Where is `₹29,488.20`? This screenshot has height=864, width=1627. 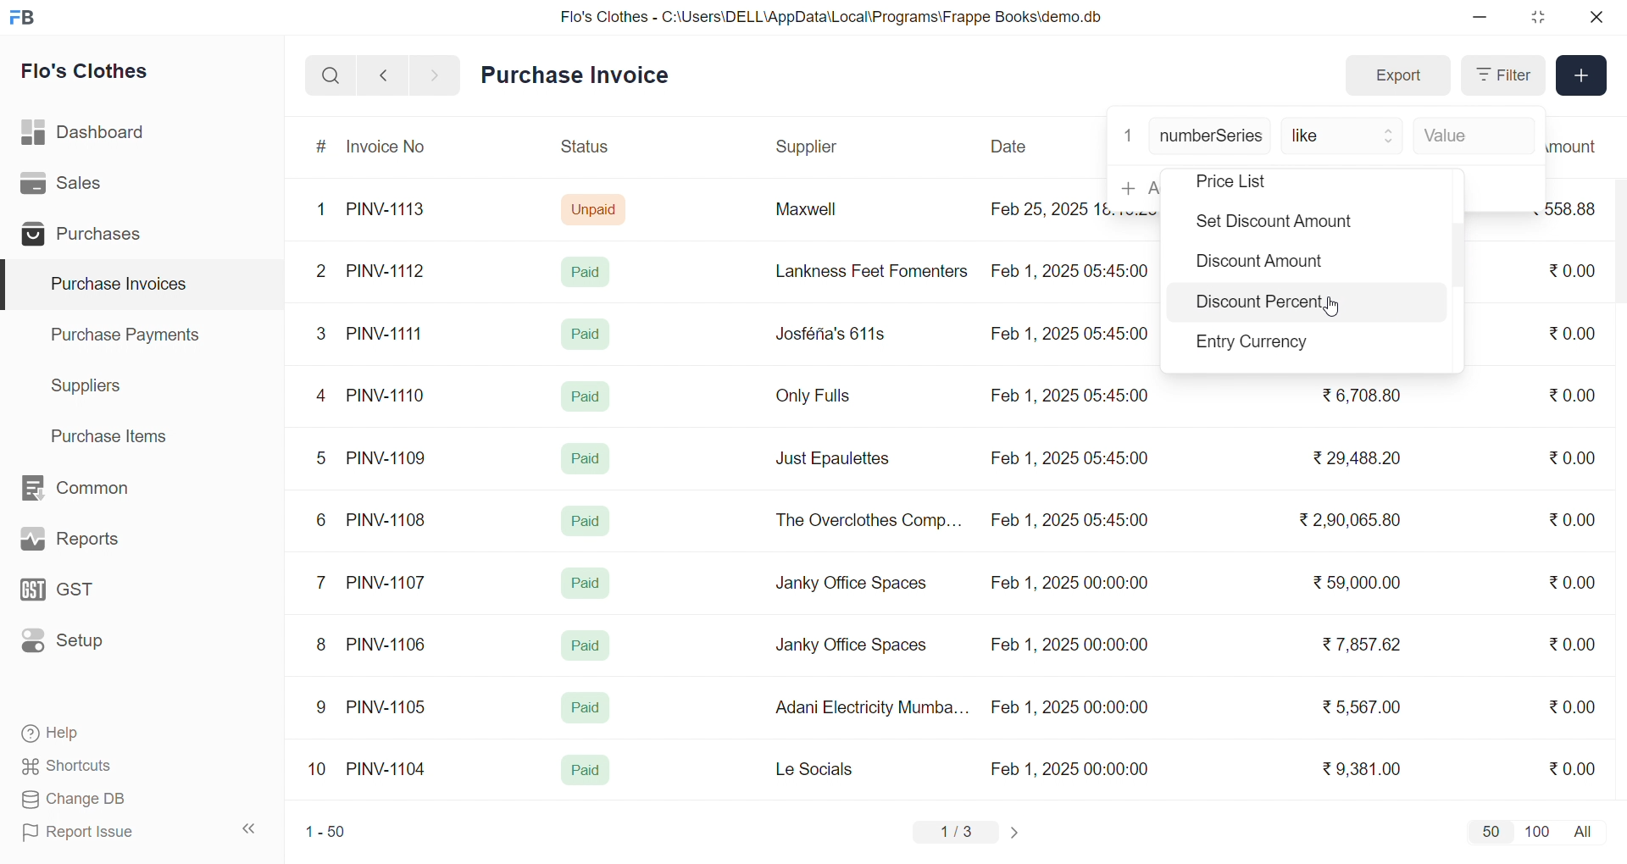
₹29,488.20 is located at coordinates (1352, 458).